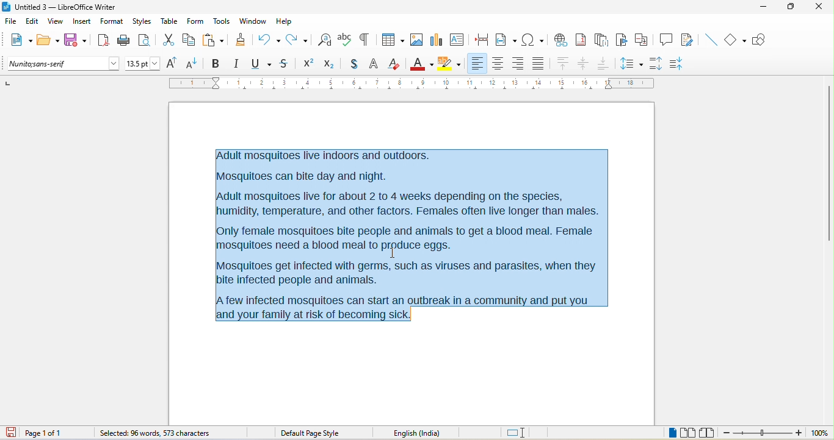  What do you see at coordinates (190, 40) in the screenshot?
I see `copy` at bounding box center [190, 40].